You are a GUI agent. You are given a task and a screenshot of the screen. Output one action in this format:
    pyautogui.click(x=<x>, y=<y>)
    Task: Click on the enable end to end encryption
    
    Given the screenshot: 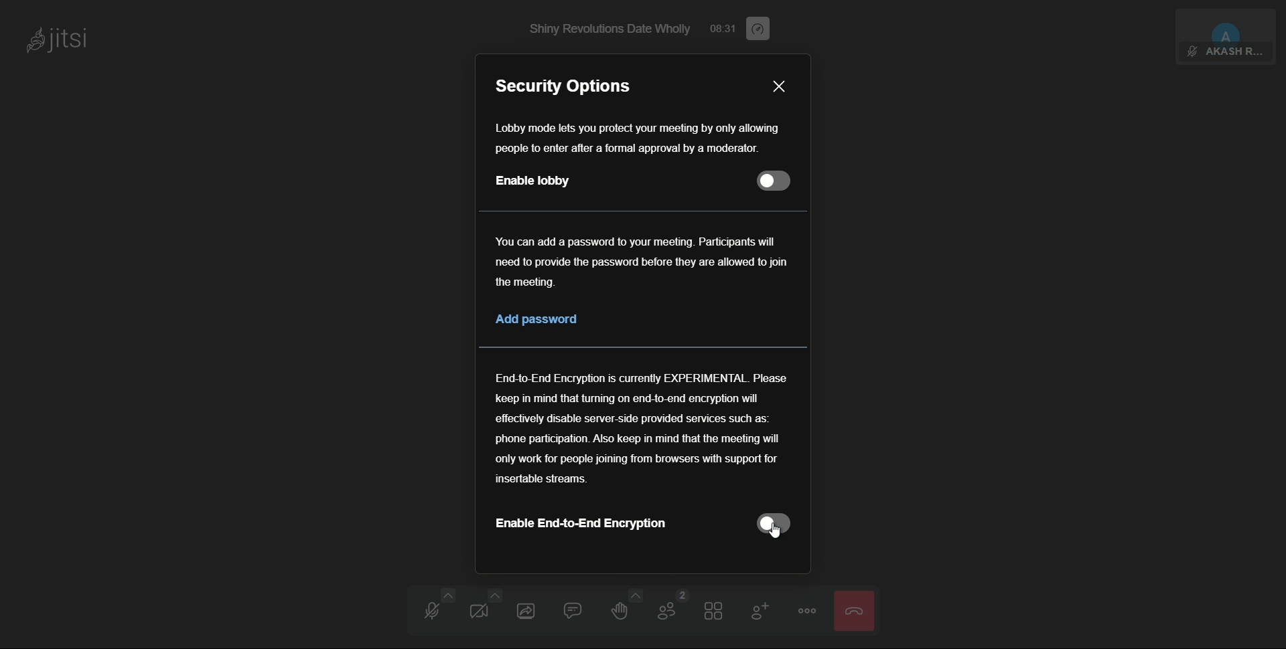 What is the action you would take?
    pyautogui.click(x=580, y=524)
    